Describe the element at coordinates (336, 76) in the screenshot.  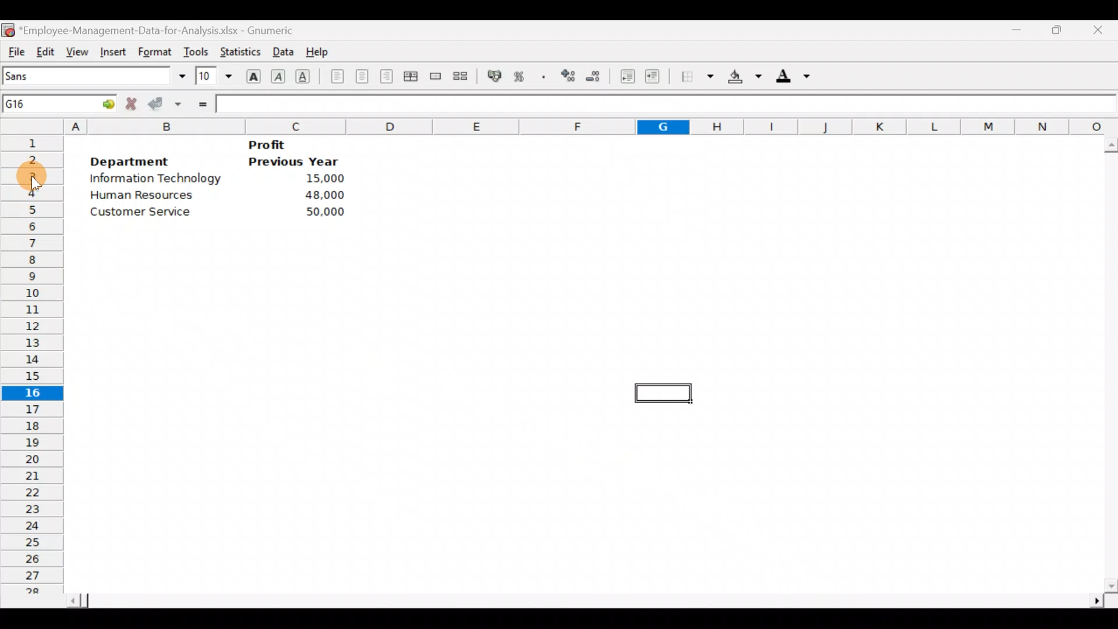
I see `Align left` at that location.